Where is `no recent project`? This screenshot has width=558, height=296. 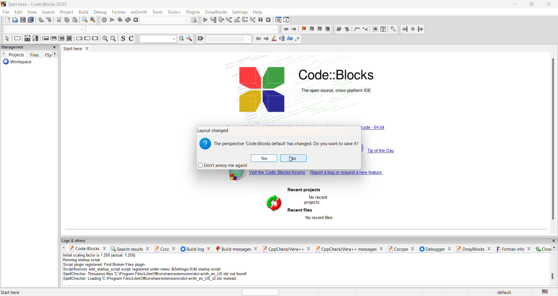
no recent project is located at coordinates (316, 199).